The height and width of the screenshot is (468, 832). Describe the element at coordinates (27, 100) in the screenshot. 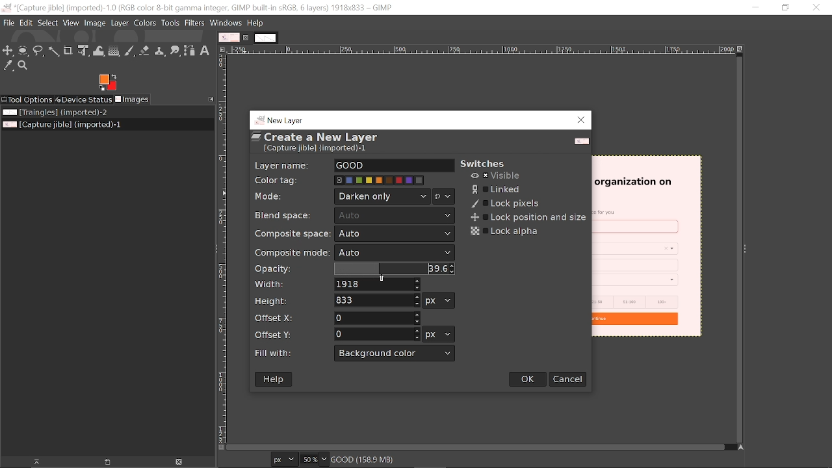

I see `Tool options` at that location.